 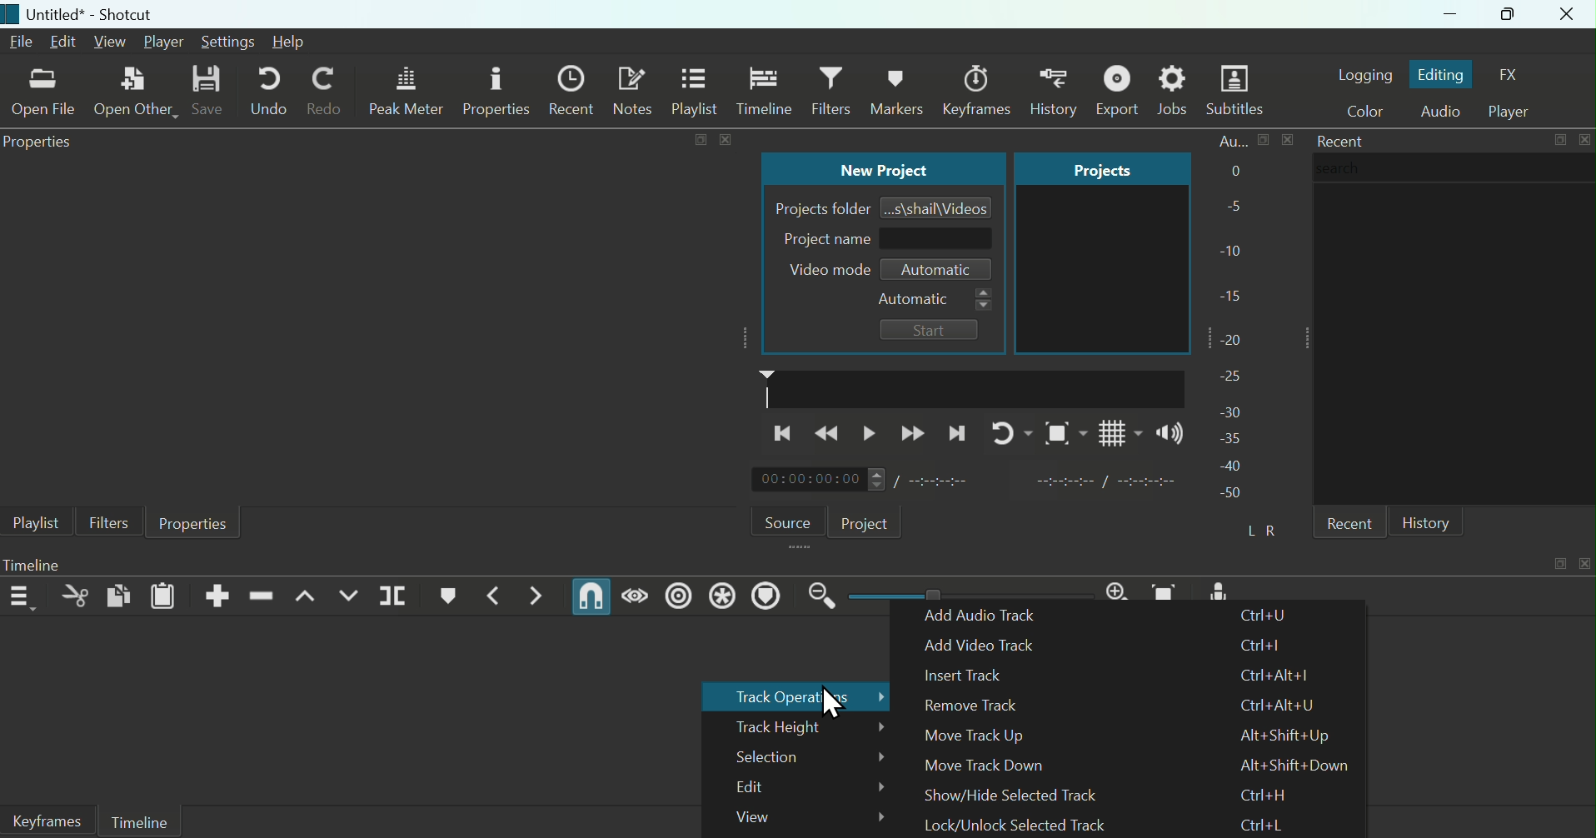 What do you see at coordinates (107, 520) in the screenshot?
I see `Filters` at bounding box center [107, 520].